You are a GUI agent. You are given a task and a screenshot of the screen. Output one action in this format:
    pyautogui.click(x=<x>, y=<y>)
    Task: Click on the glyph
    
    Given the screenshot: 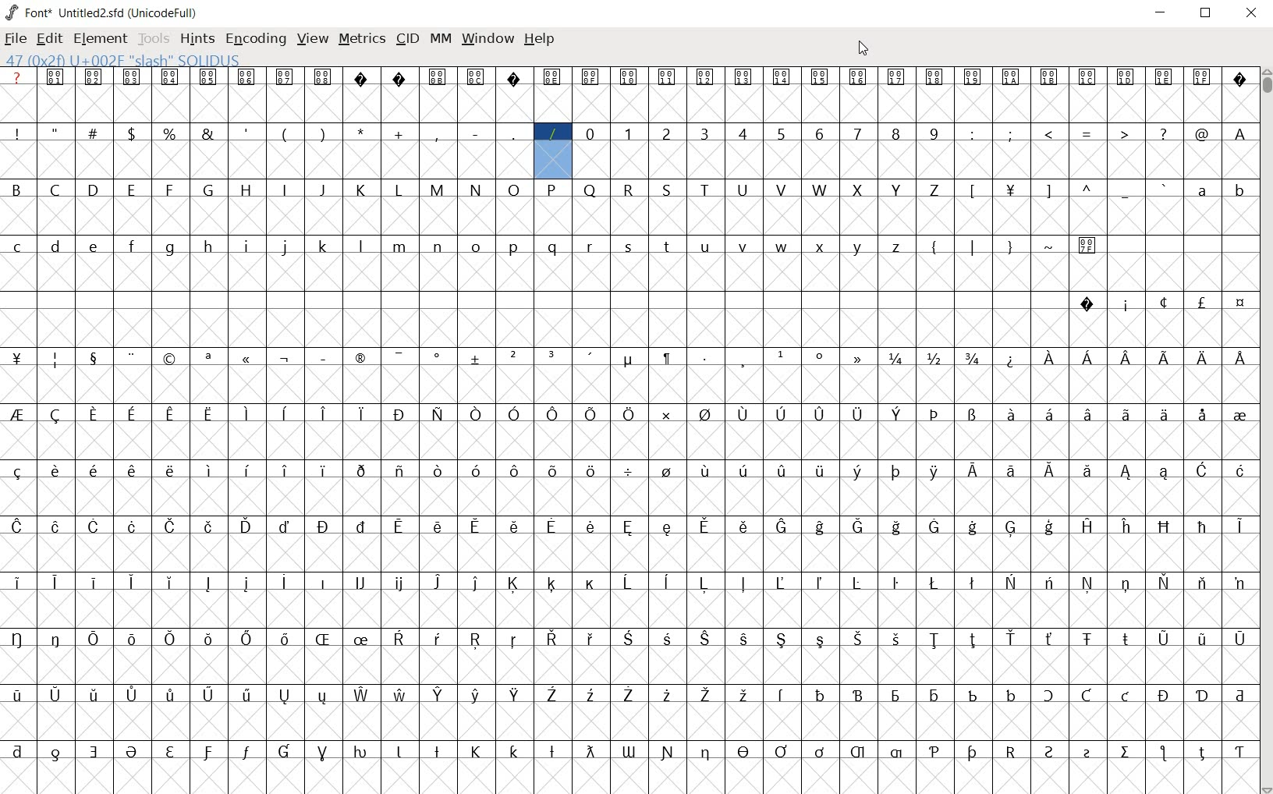 What is the action you would take?
    pyautogui.click(x=628, y=472)
    